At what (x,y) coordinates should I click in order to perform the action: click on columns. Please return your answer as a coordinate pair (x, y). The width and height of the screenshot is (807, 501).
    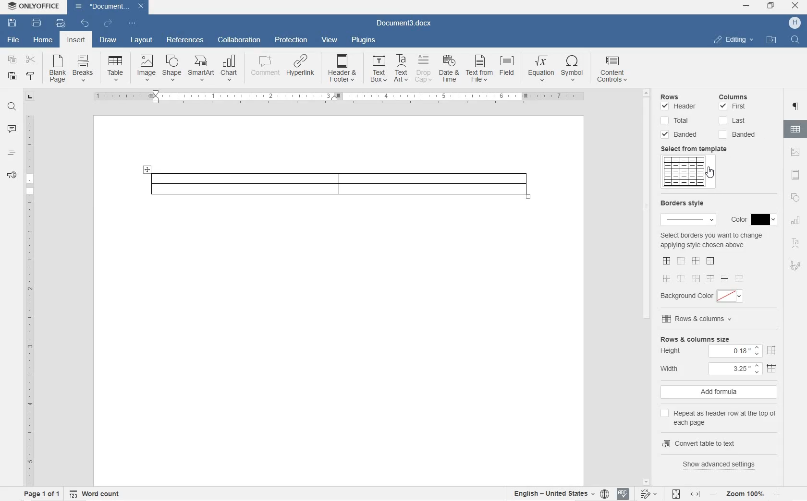
    Looking at the image, I should click on (738, 95).